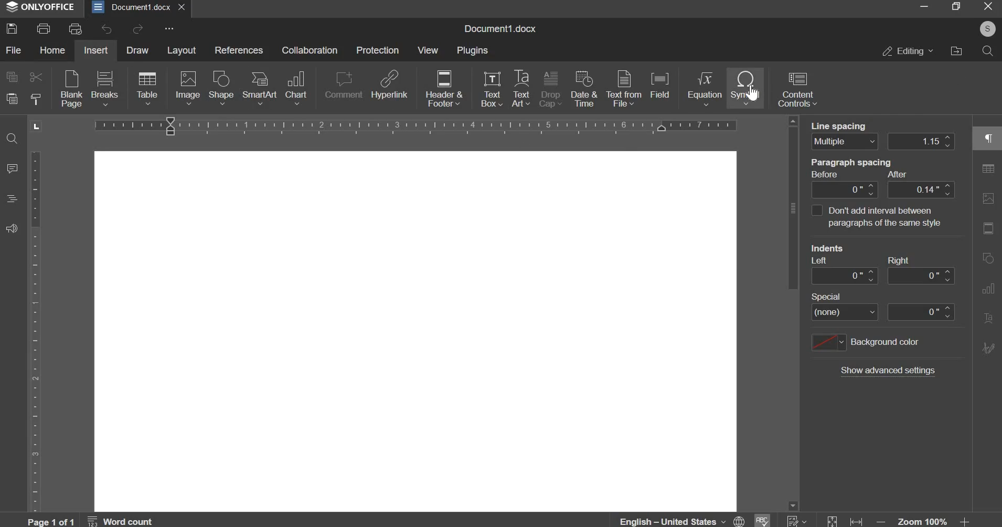  What do you see at coordinates (551, 88) in the screenshot?
I see `drop cap` at bounding box center [551, 88].